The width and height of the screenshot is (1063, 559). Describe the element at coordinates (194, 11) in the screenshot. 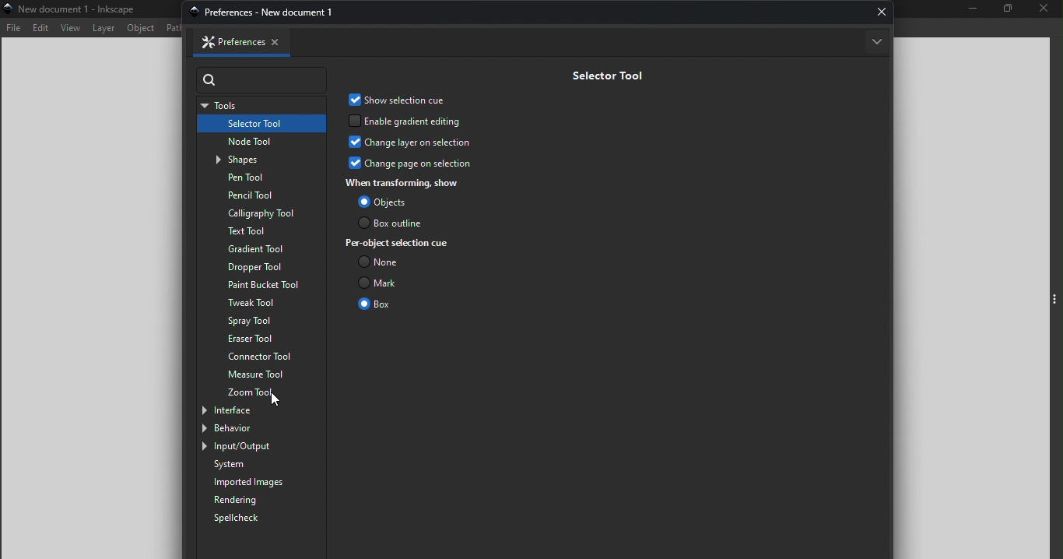

I see `app icon` at that location.